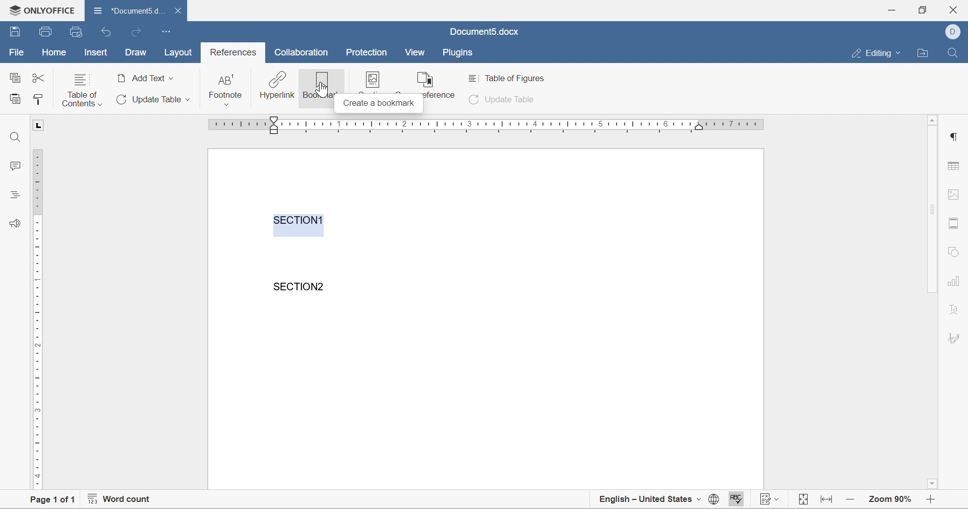 This screenshot has width=968, height=509. I want to click on text art settings, so click(954, 309).